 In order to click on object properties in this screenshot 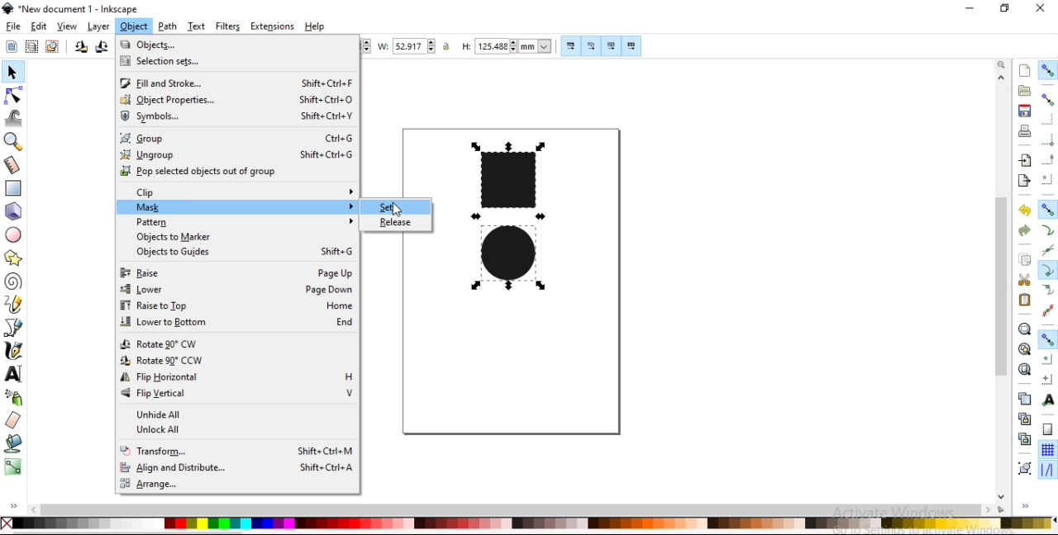, I will do `click(236, 102)`.